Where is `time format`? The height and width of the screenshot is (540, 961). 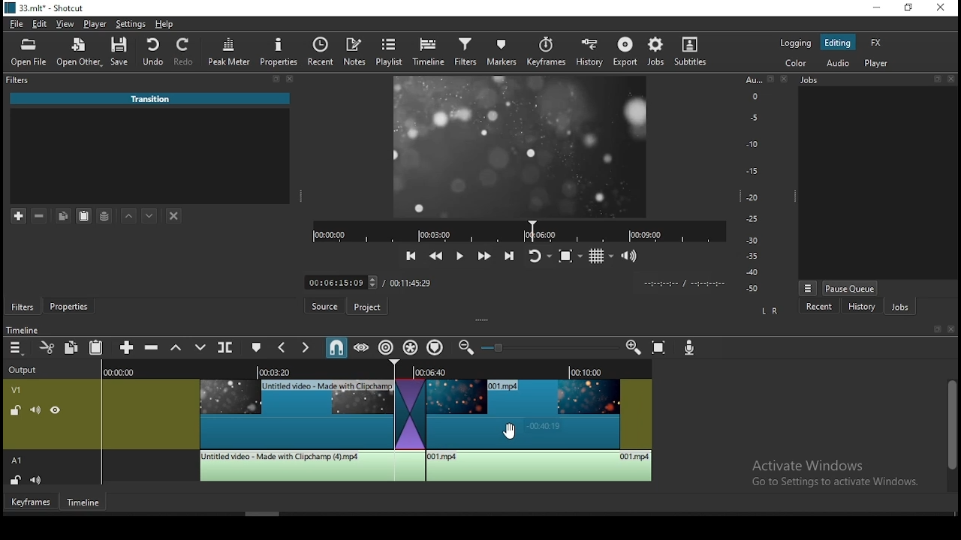 time format is located at coordinates (681, 283).